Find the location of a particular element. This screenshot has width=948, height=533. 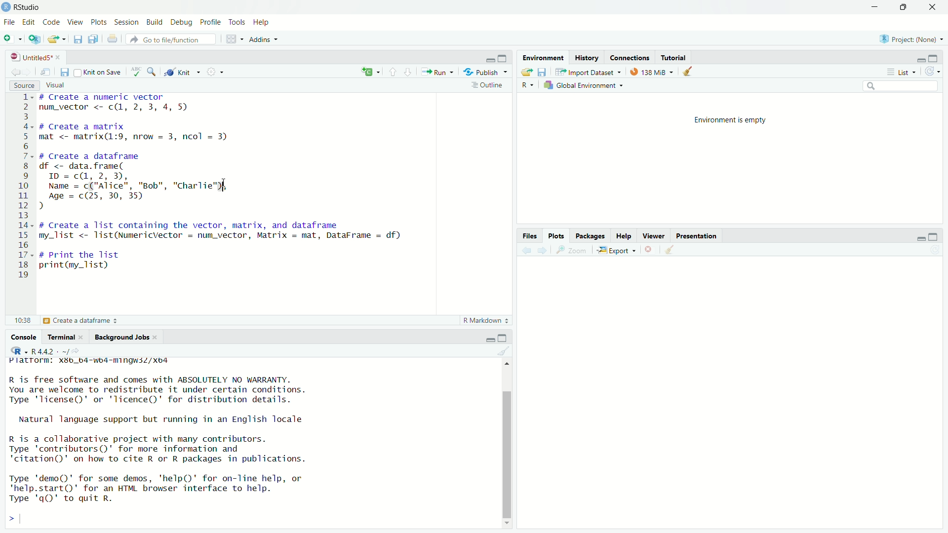

Tutorial is located at coordinates (678, 57).